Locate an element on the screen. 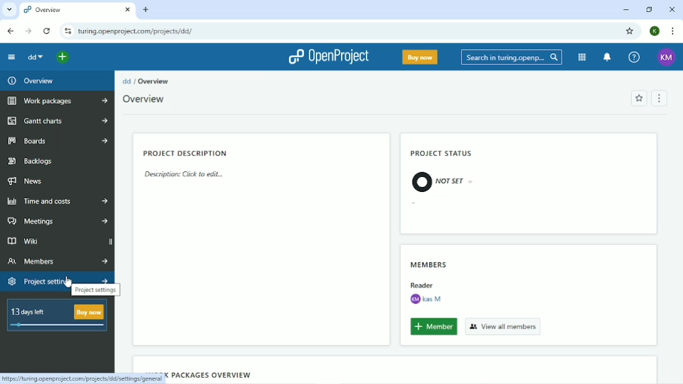 The height and width of the screenshot is (384, 683). Restore down is located at coordinates (649, 10).